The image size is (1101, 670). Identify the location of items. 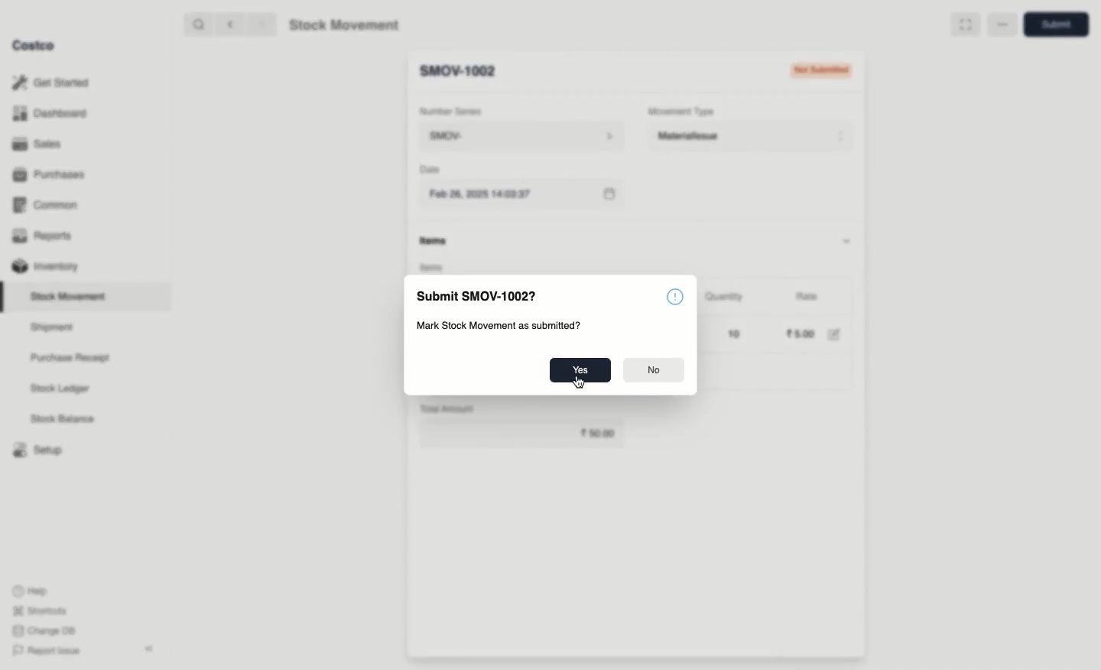
(435, 241).